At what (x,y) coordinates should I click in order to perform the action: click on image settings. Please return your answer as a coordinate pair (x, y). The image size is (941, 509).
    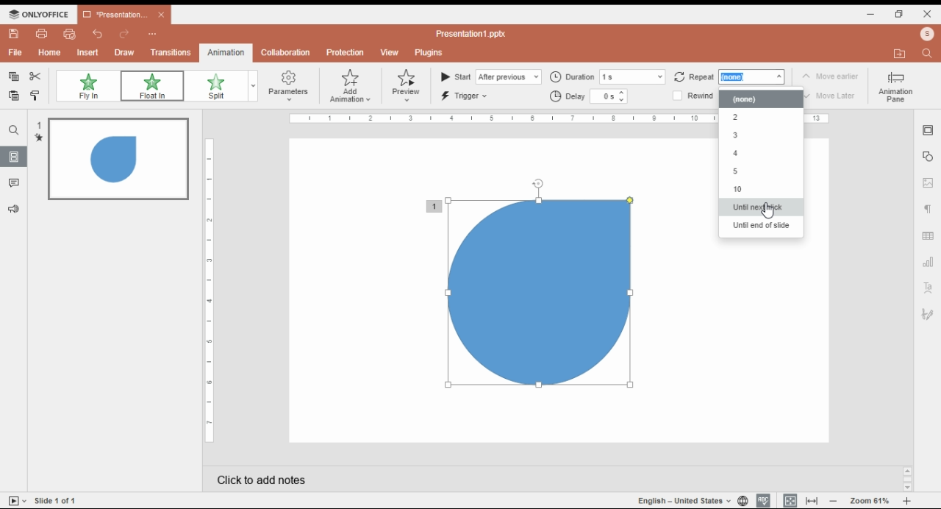
    Looking at the image, I should click on (928, 182).